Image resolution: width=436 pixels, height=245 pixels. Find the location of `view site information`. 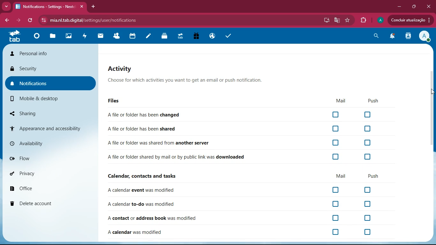

view site information is located at coordinates (42, 20).